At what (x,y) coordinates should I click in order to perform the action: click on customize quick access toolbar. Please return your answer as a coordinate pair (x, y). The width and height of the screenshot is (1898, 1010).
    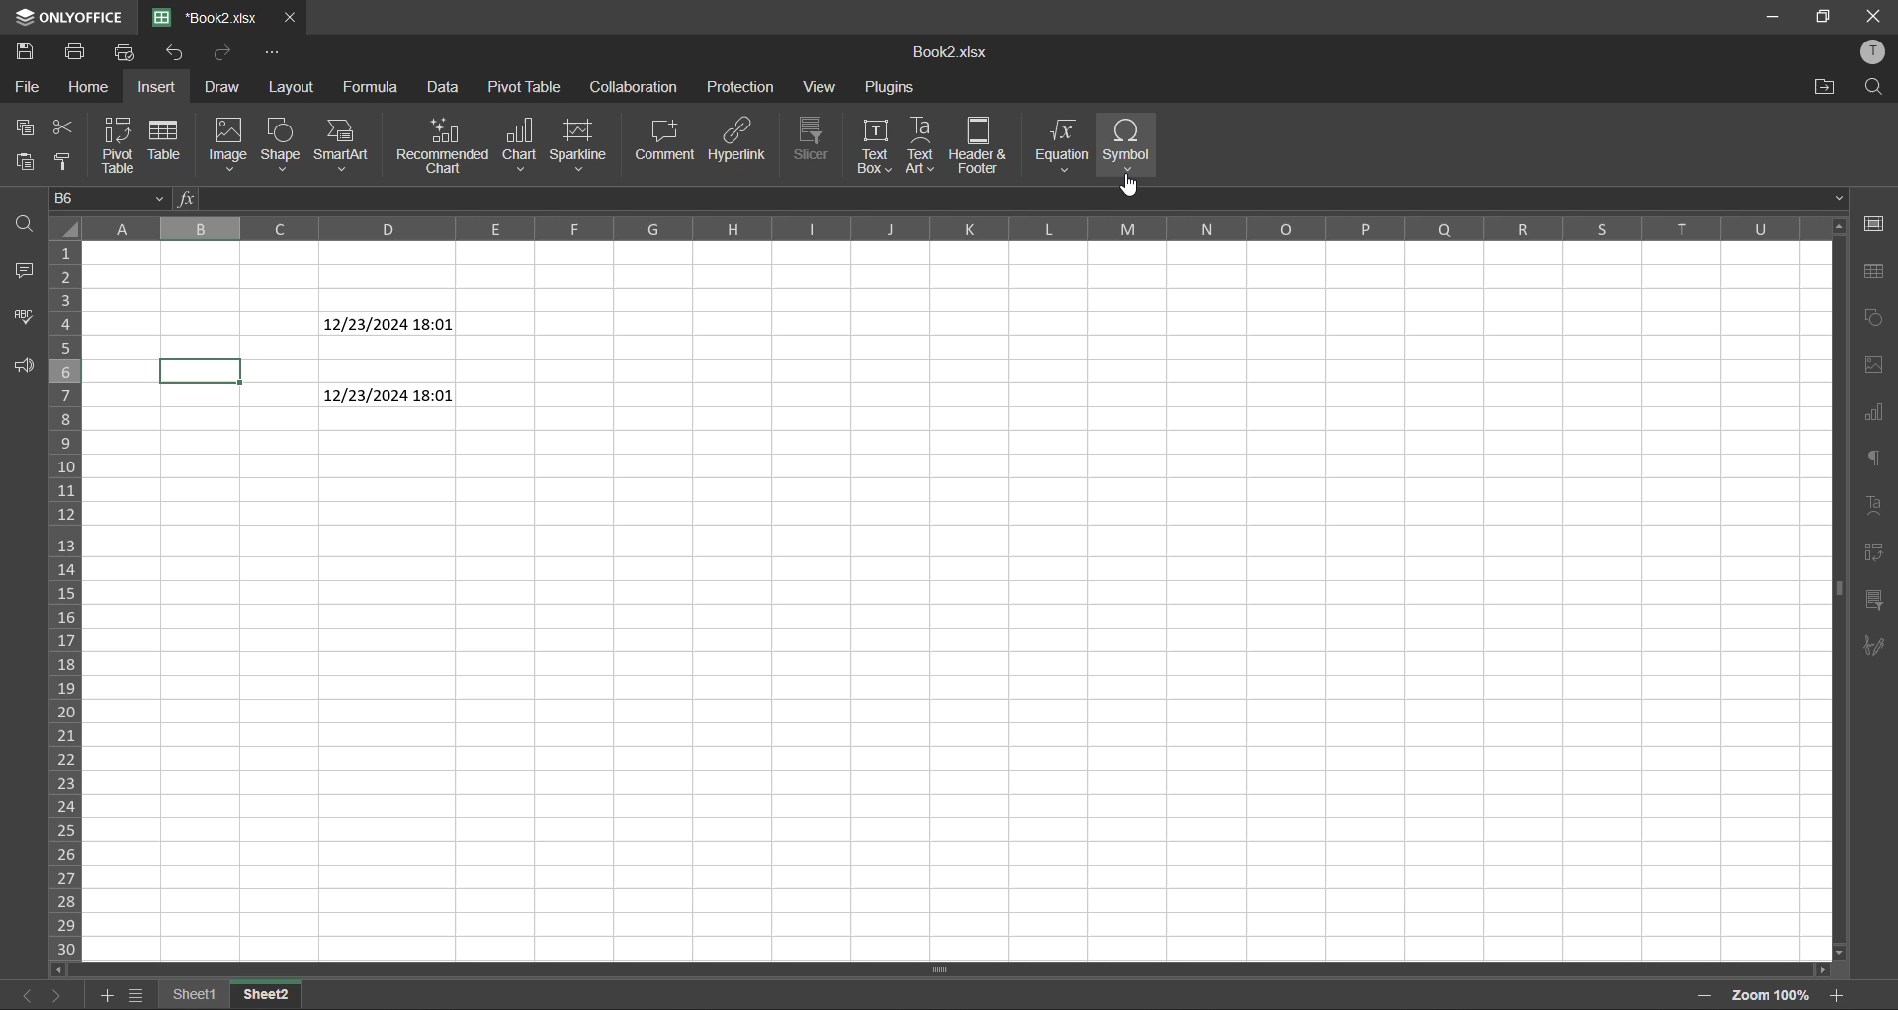
    Looking at the image, I should click on (273, 51).